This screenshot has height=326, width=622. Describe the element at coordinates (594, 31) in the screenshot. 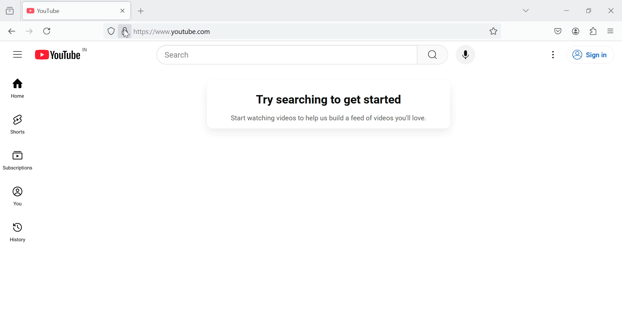

I see `Extensions` at that location.